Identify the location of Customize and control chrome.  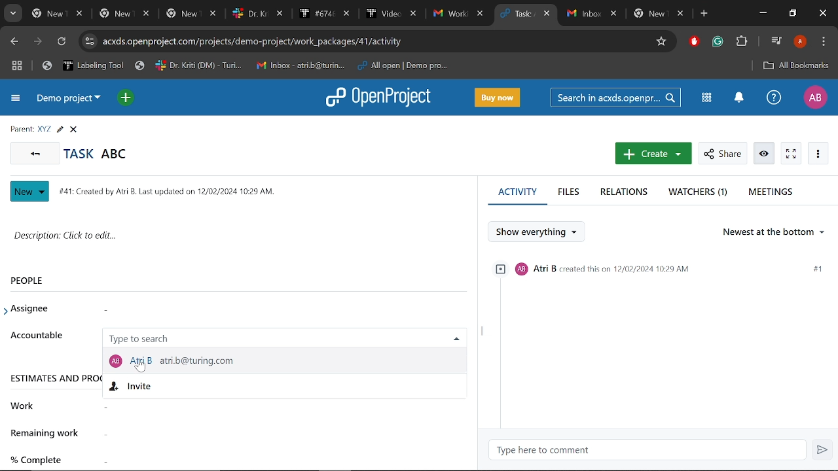
(824, 41).